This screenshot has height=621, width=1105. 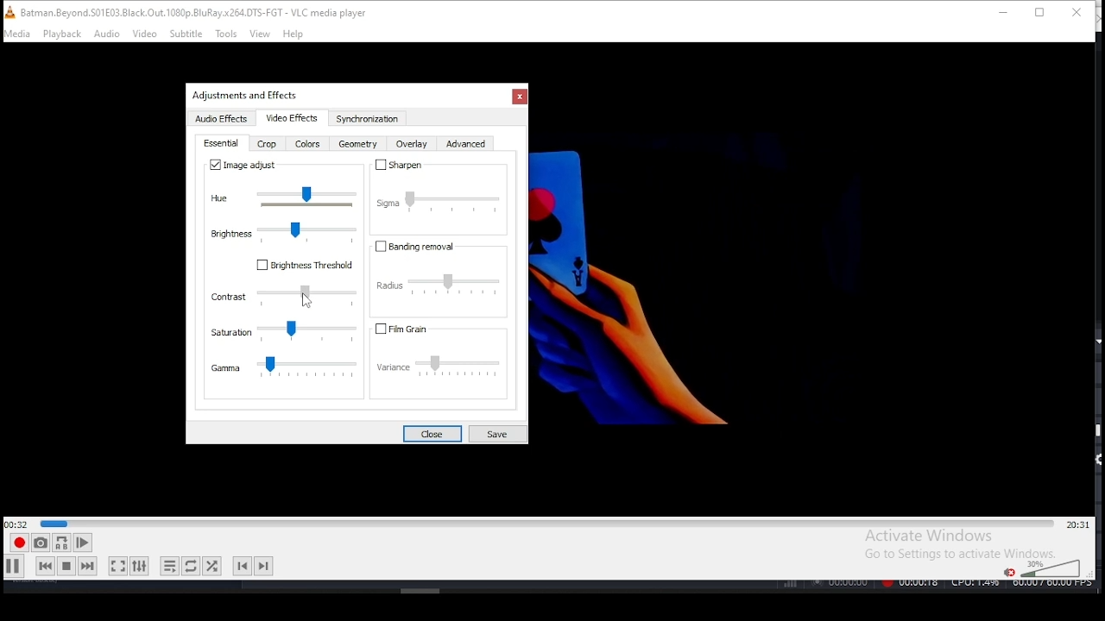 I want to click on radius settings slider, so click(x=443, y=284).